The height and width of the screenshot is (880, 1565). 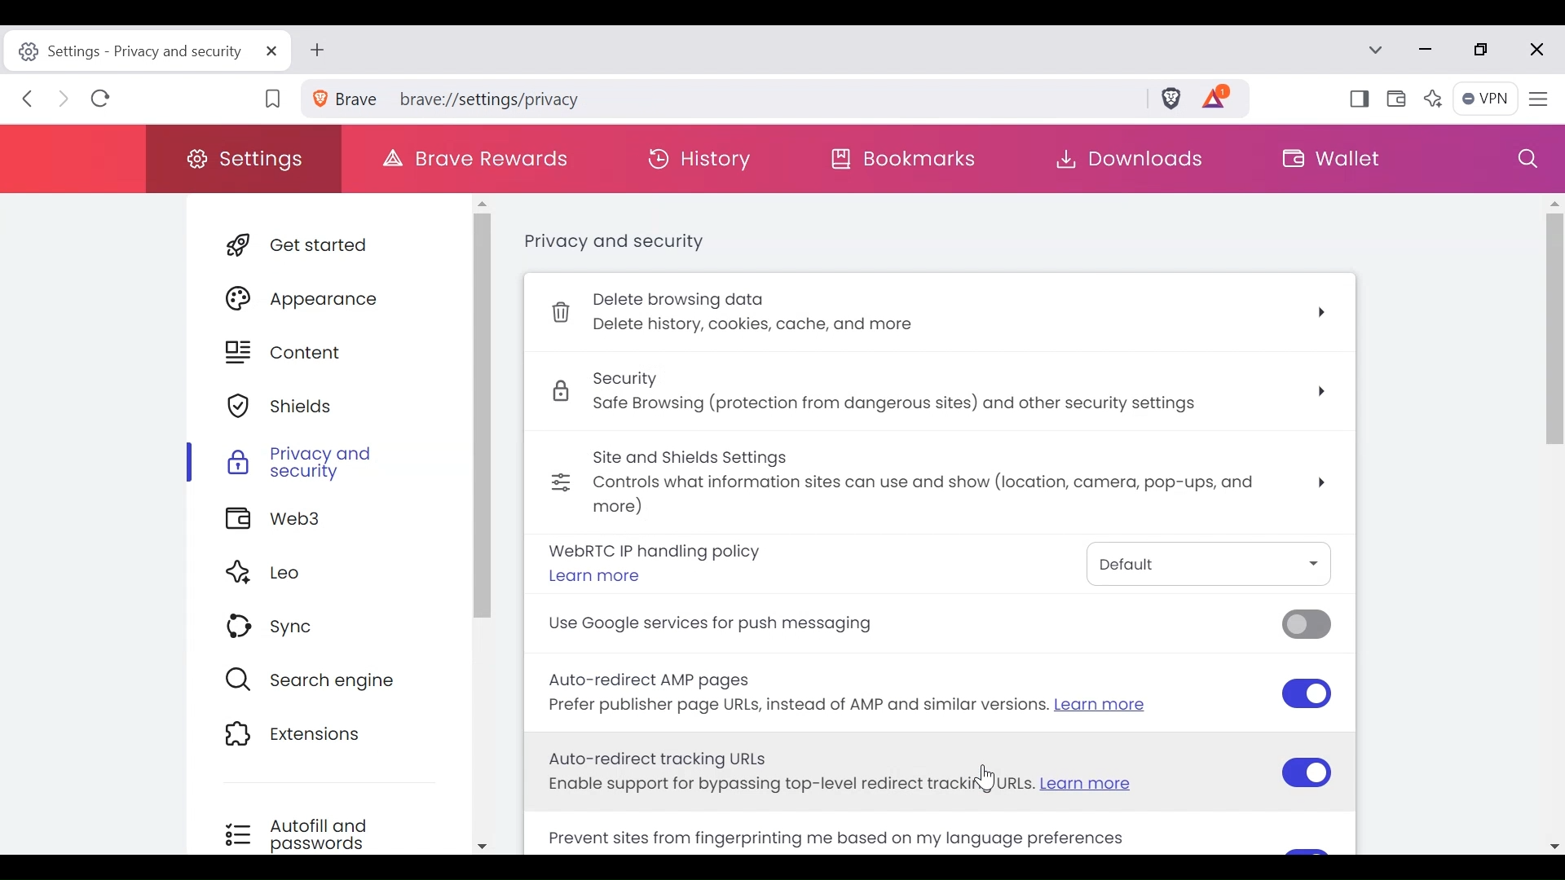 I want to click on Bookmarks, so click(x=912, y=162).